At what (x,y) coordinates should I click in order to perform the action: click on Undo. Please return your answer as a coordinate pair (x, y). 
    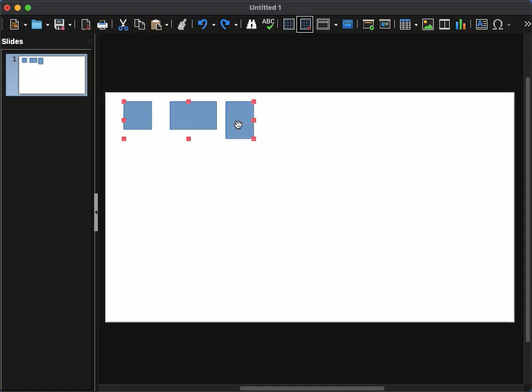
    Looking at the image, I should click on (207, 25).